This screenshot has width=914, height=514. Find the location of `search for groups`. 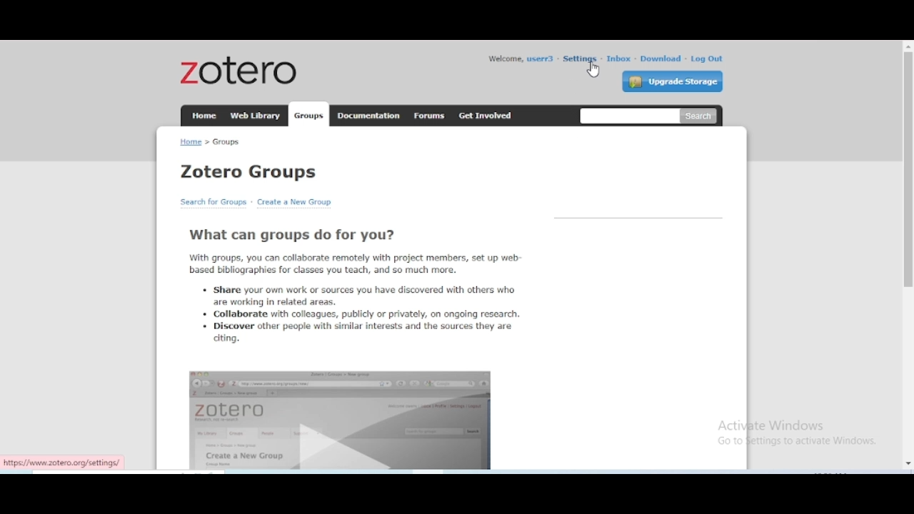

search for groups is located at coordinates (214, 202).